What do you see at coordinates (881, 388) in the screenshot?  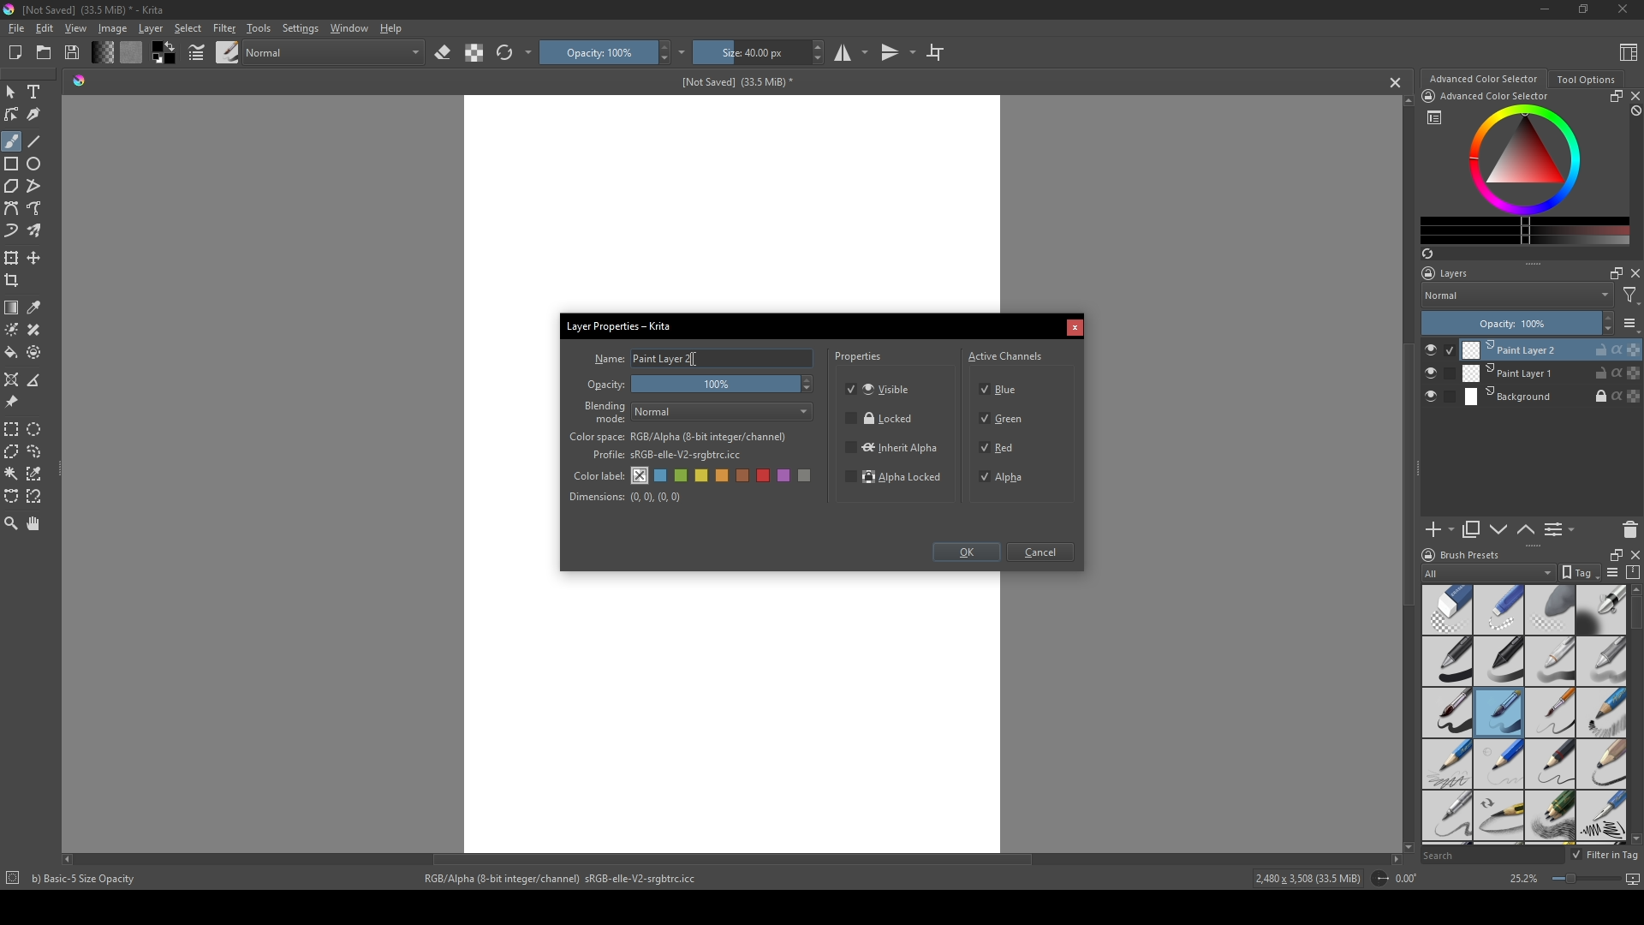 I see `Visible` at bounding box center [881, 388].